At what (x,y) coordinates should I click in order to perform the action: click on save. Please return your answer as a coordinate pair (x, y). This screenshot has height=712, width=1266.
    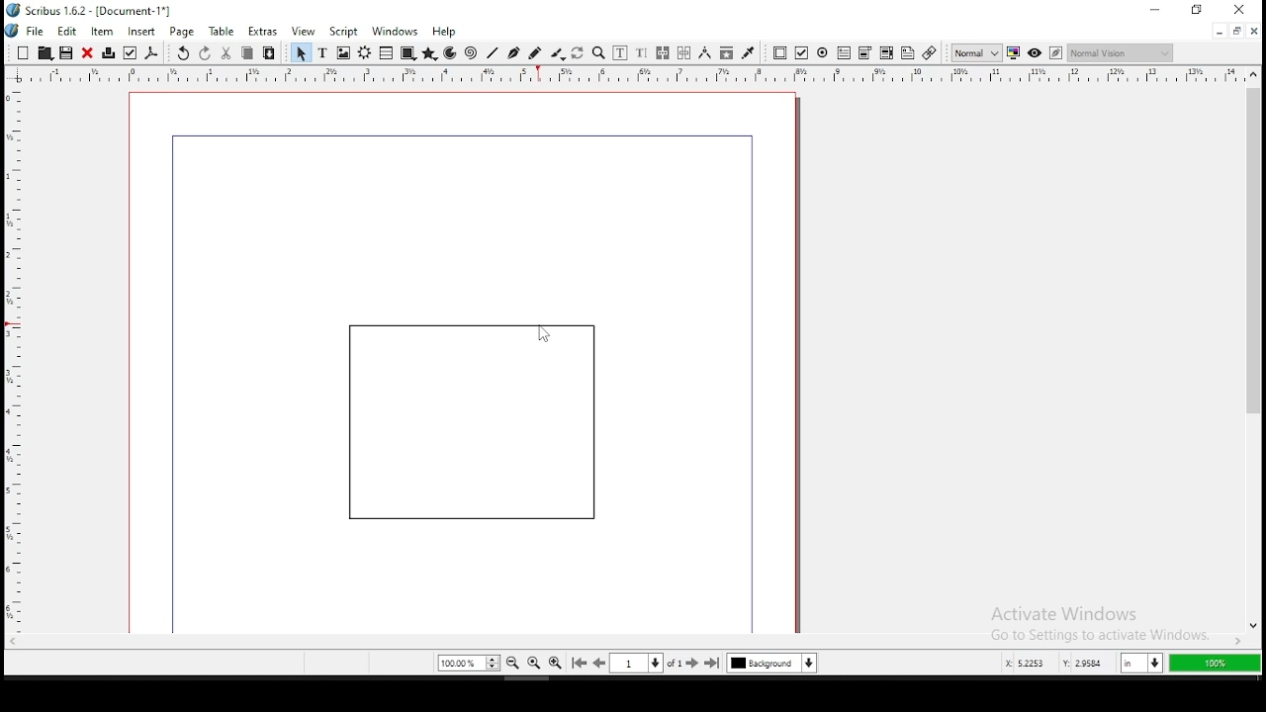
    Looking at the image, I should click on (65, 52).